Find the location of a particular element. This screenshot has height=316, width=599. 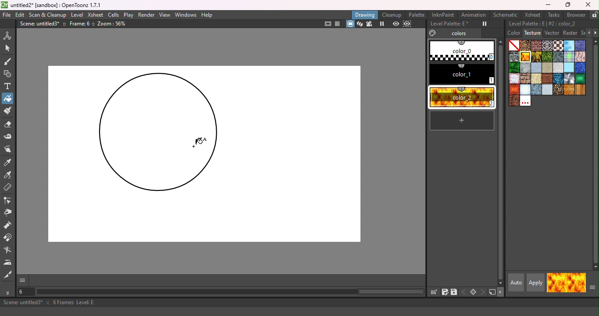

roughcanvas.bmp is located at coordinates (537, 79).